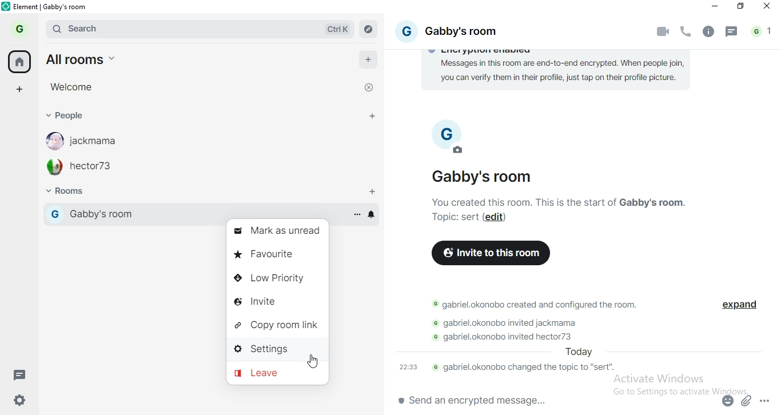 This screenshot has width=781, height=415. Describe the element at coordinates (356, 214) in the screenshot. I see `options` at that location.